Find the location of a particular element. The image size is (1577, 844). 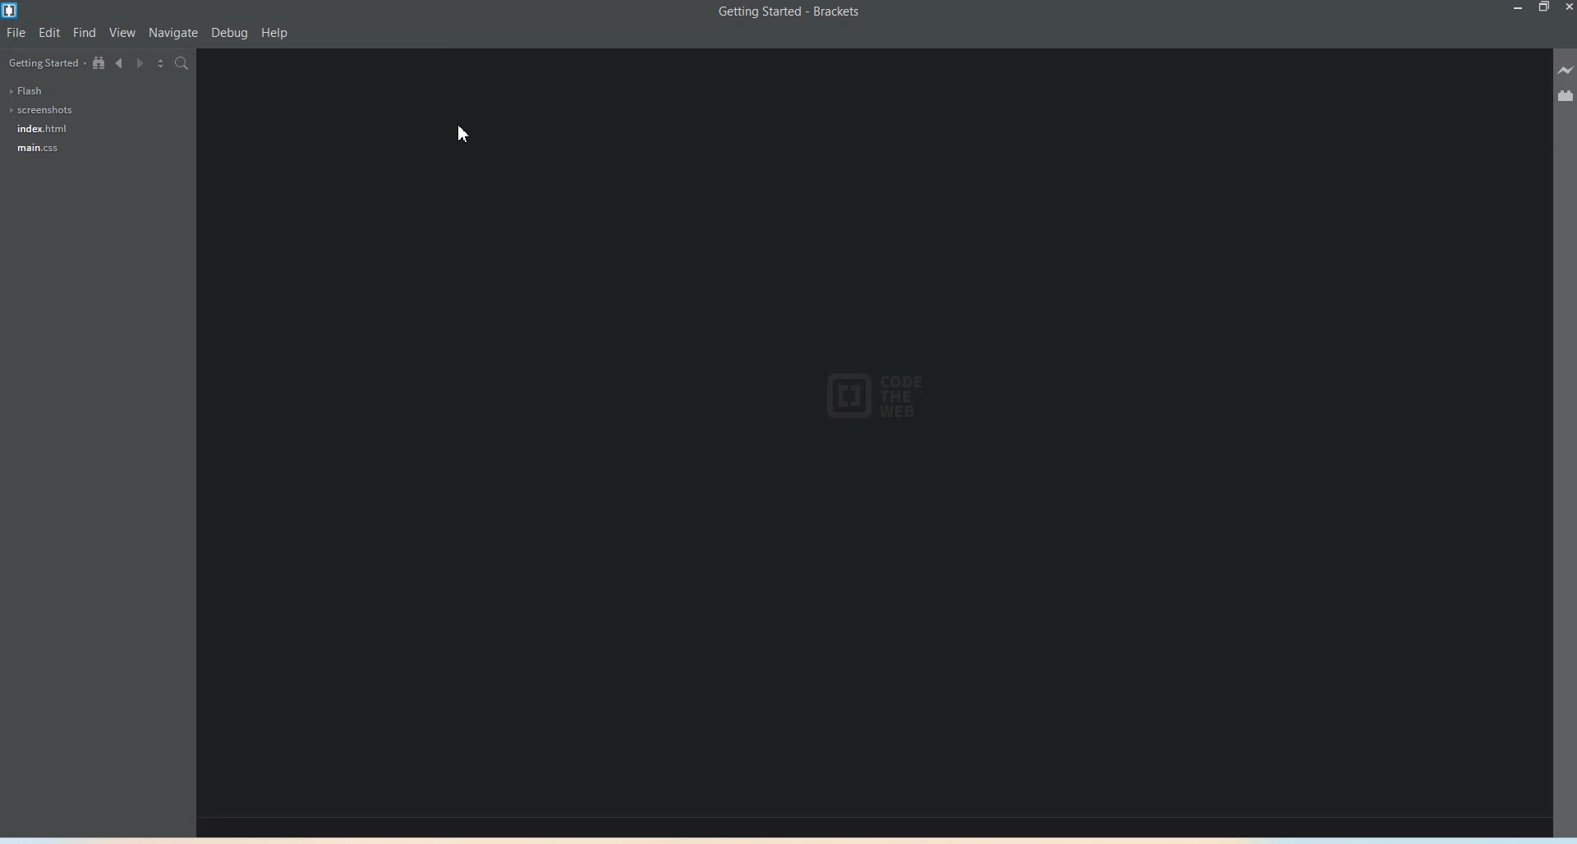

Find in files is located at coordinates (182, 64).